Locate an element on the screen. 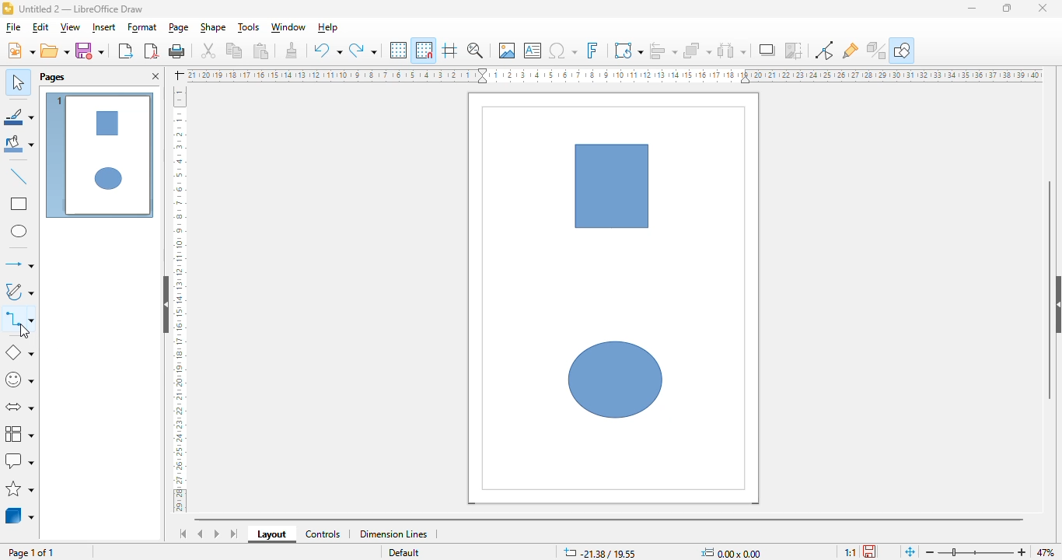  new is located at coordinates (21, 50).